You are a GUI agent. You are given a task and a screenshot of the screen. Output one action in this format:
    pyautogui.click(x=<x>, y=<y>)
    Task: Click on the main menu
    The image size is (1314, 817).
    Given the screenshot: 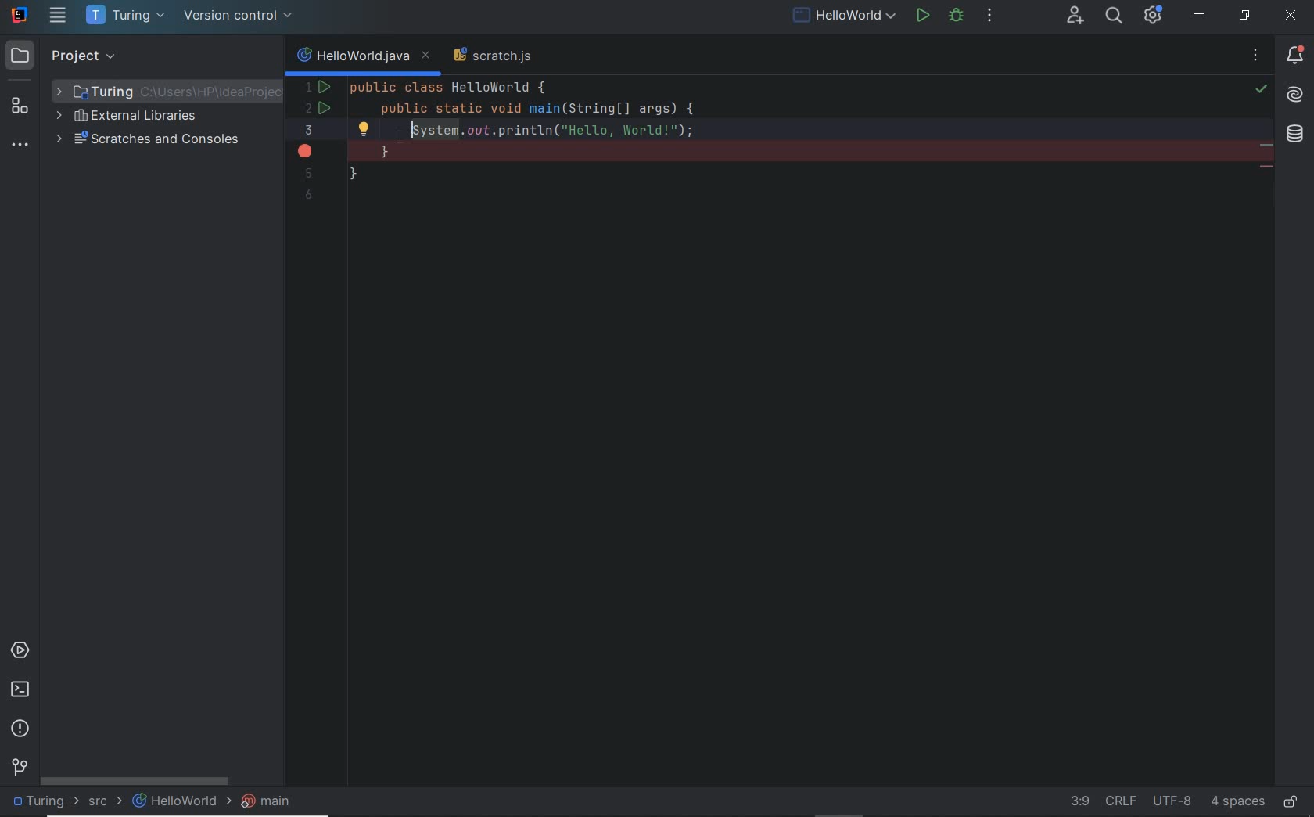 What is the action you would take?
    pyautogui.click(x=58, y=17)
    